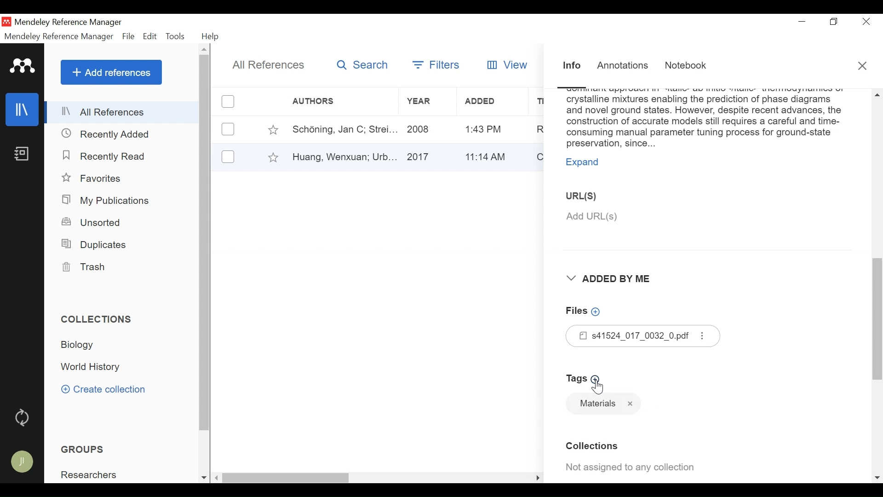 This screenshot has height=497, width=883. What do you see at coordinates (589, 196) in the screenshot?
I see `URL(S)` at bounding box center [589, 196].